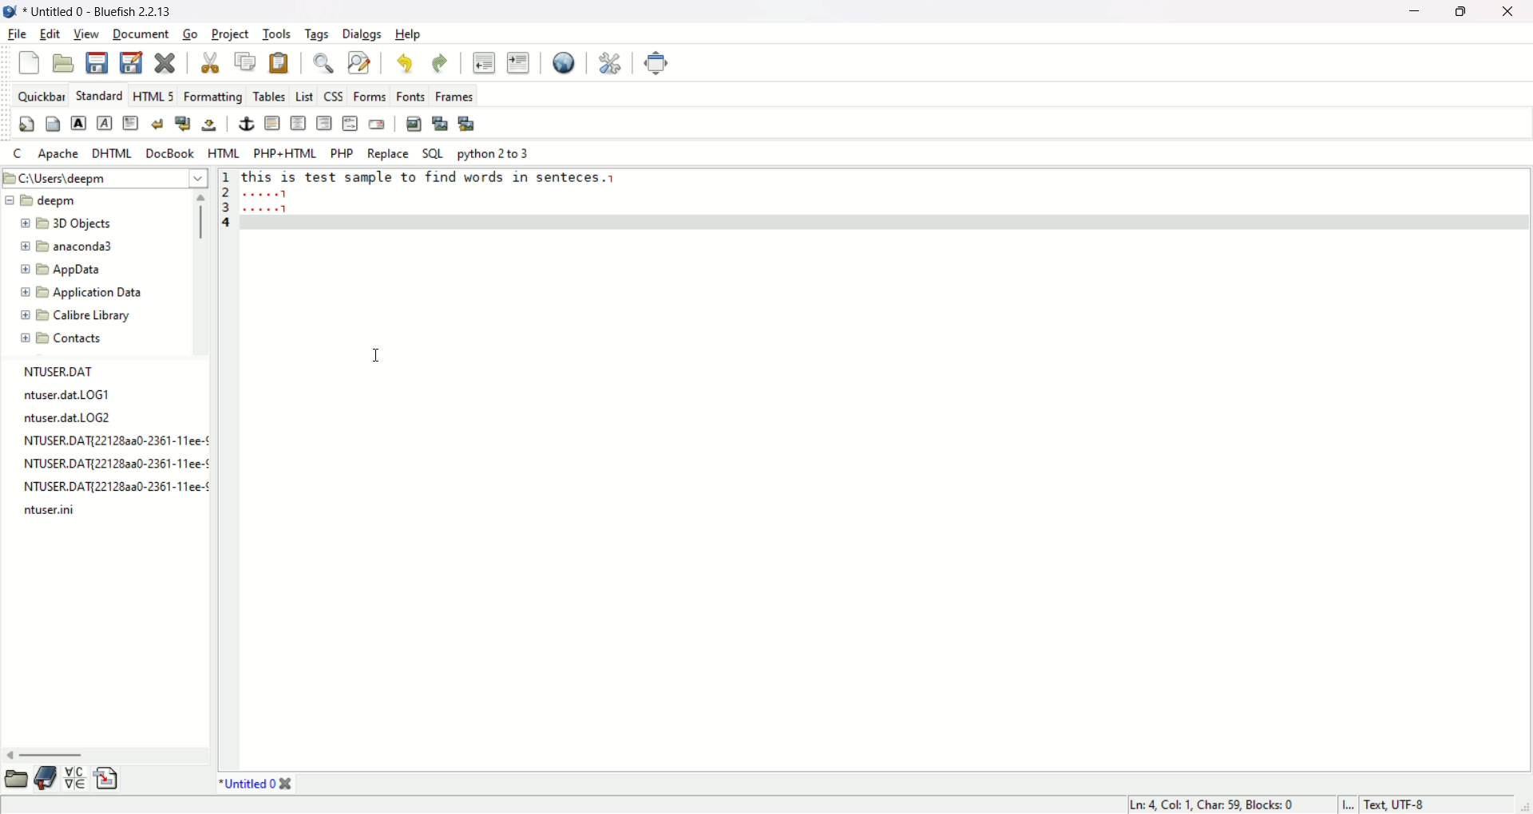  I want to click on help, so click(406, 35).